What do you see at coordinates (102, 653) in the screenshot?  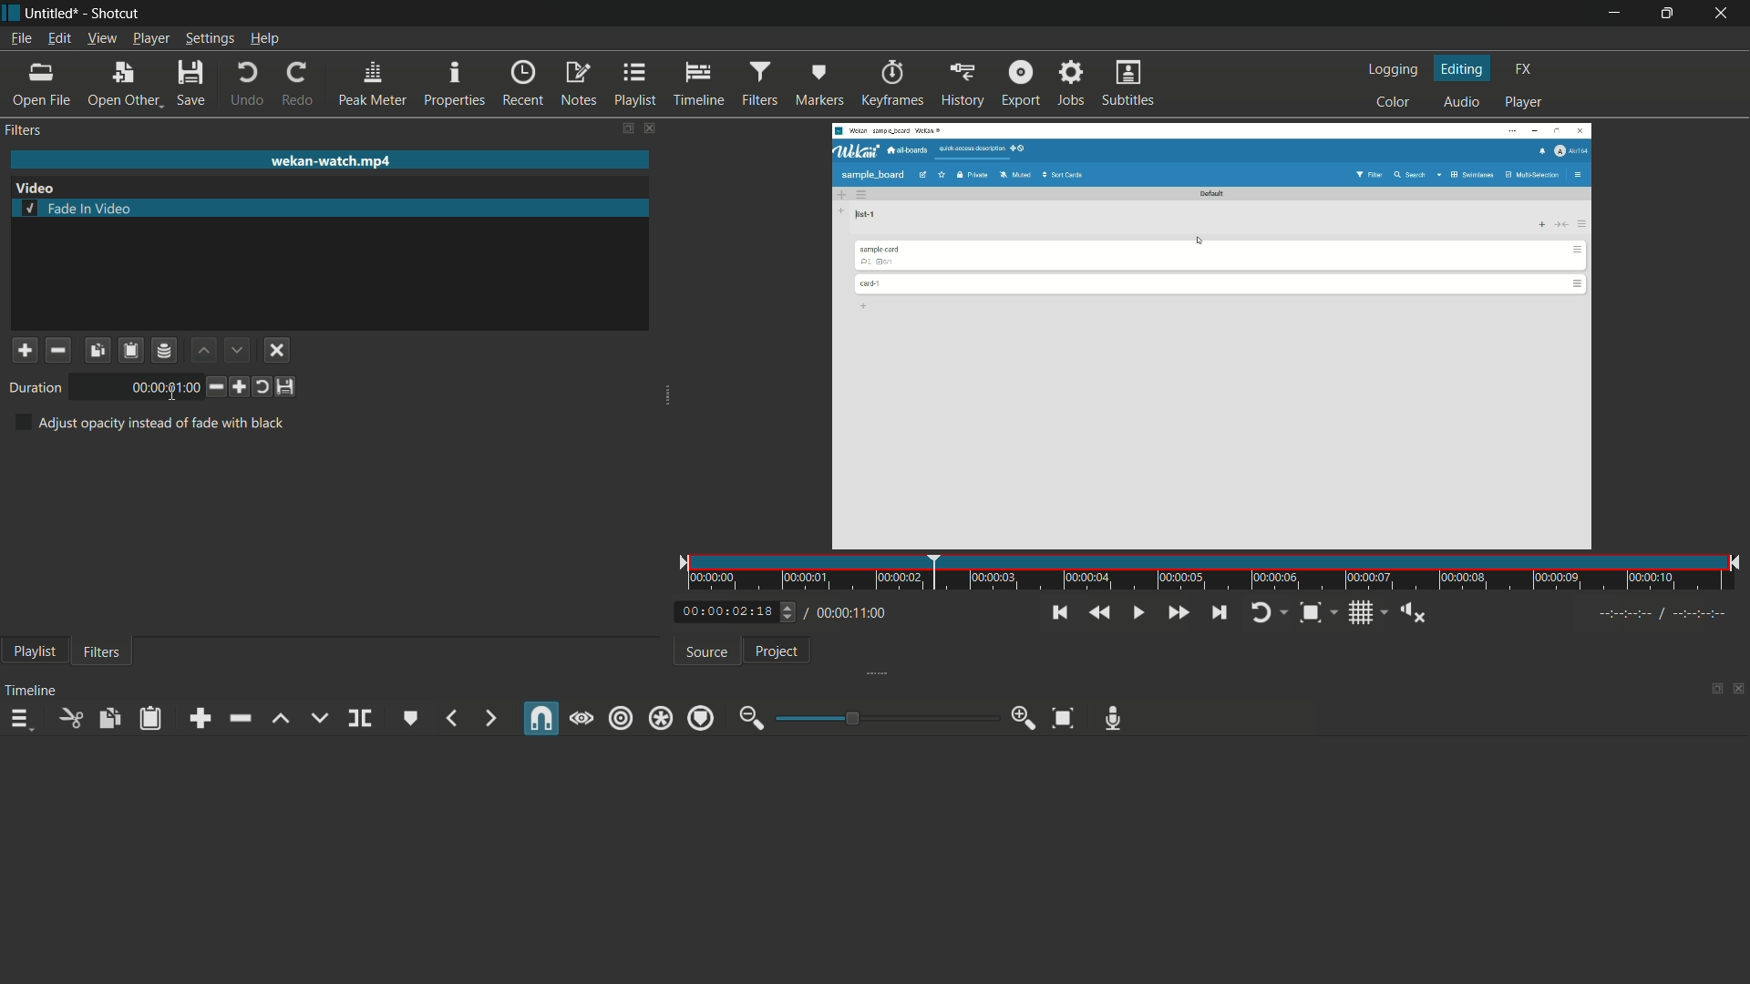 I see `filters` at bounding box center [102, 653].